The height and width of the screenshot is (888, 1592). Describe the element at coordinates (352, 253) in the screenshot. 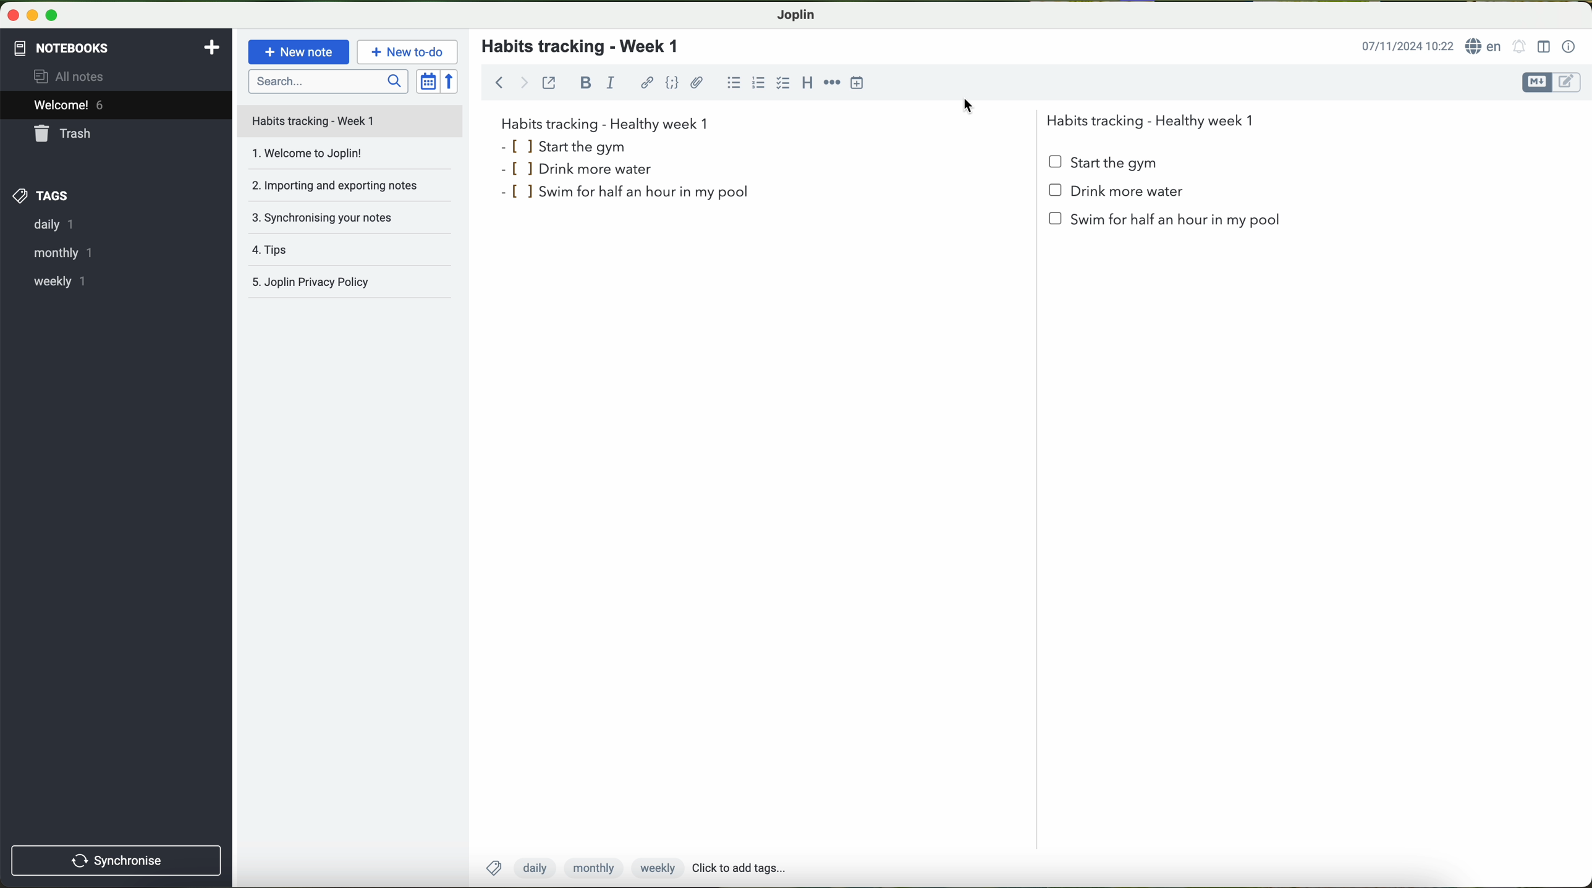

I see `tips` at that location.